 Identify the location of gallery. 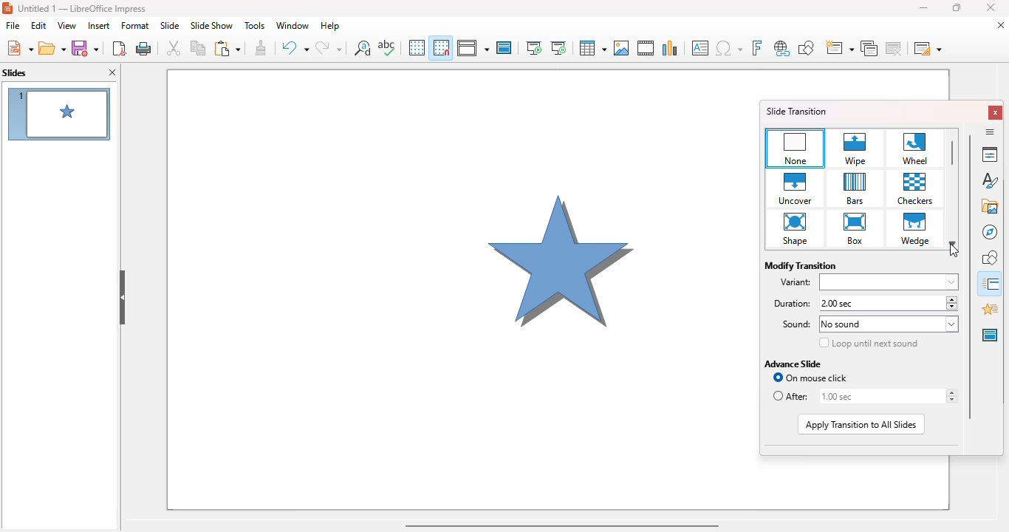
(991, 205).